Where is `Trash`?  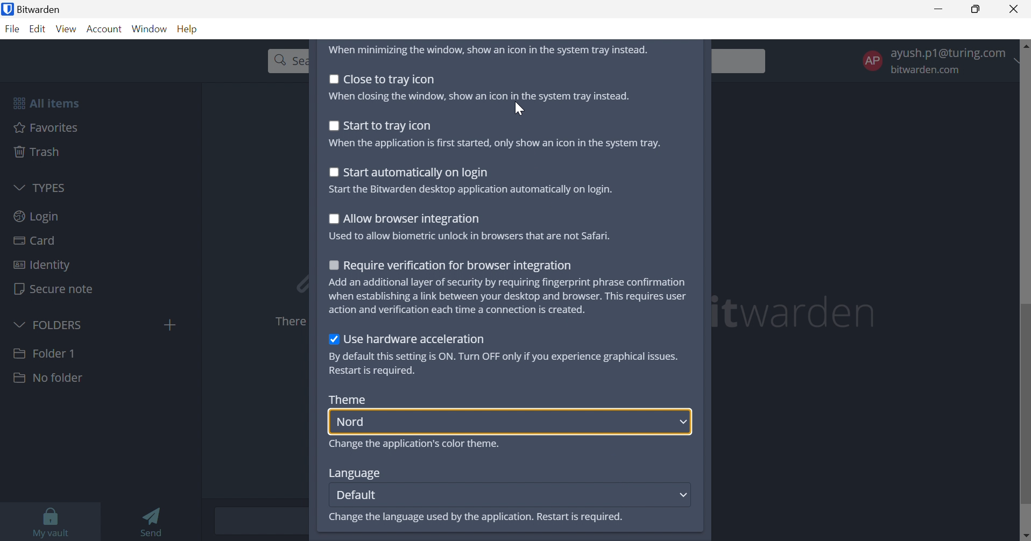
Trash is located at coordinates (38, 152).